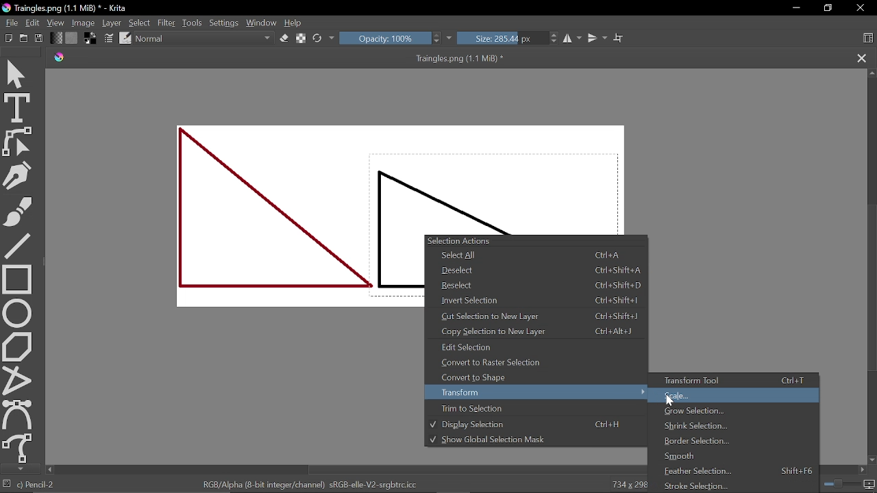  What do you see at coordinates (736, 471) in the screenshot?
I see `Frontier selection` at bounding box center [736, 471].